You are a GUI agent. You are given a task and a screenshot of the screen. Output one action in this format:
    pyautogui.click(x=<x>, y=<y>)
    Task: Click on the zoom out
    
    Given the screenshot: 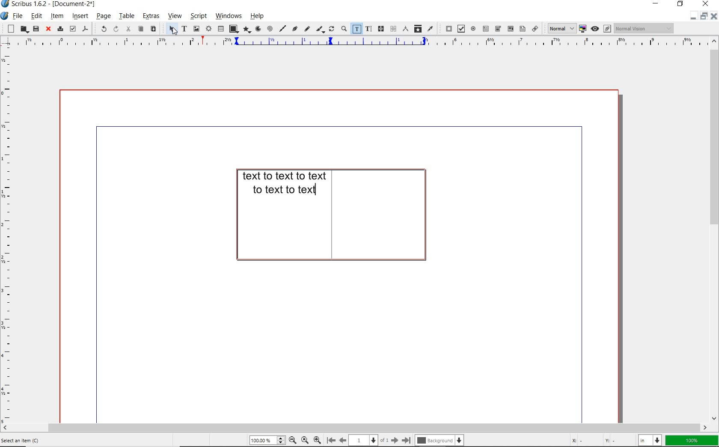 What is the action you would take?
    pyautogui.click(x=318, y=440)
    